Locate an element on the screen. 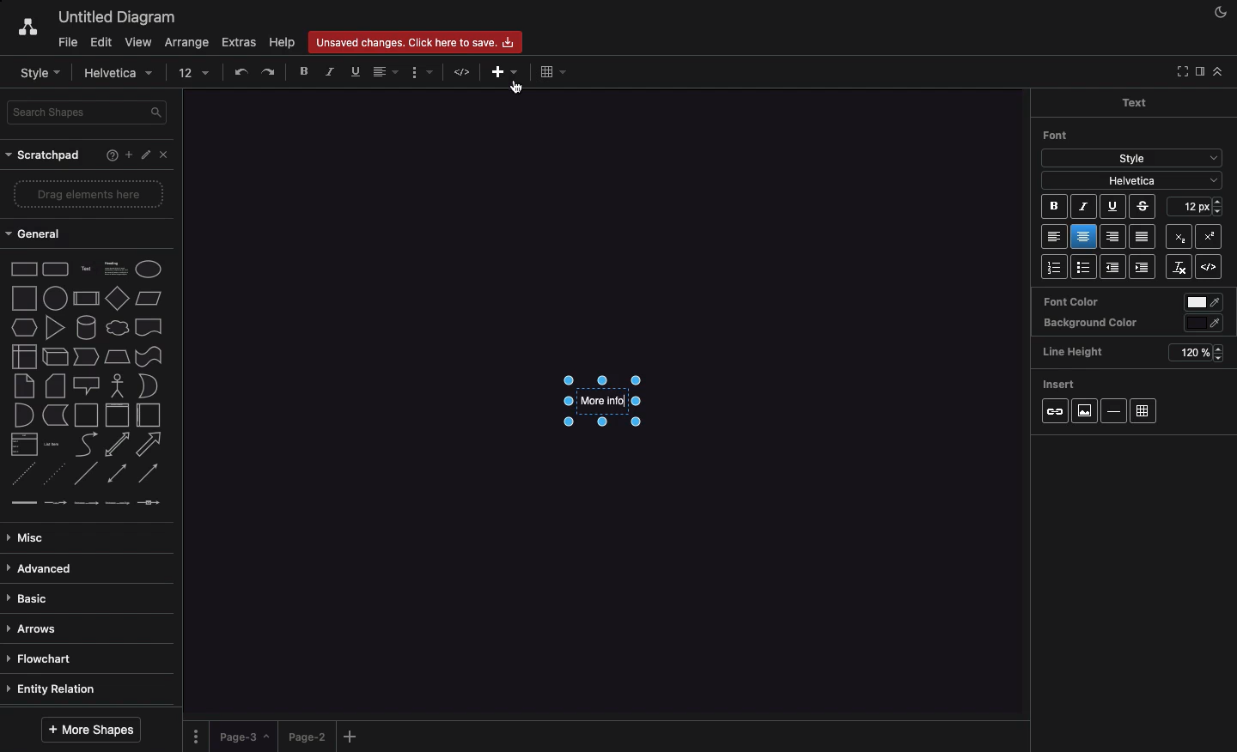 The image size is (1237, 752). Arrows is located at coordinates (35, 630).